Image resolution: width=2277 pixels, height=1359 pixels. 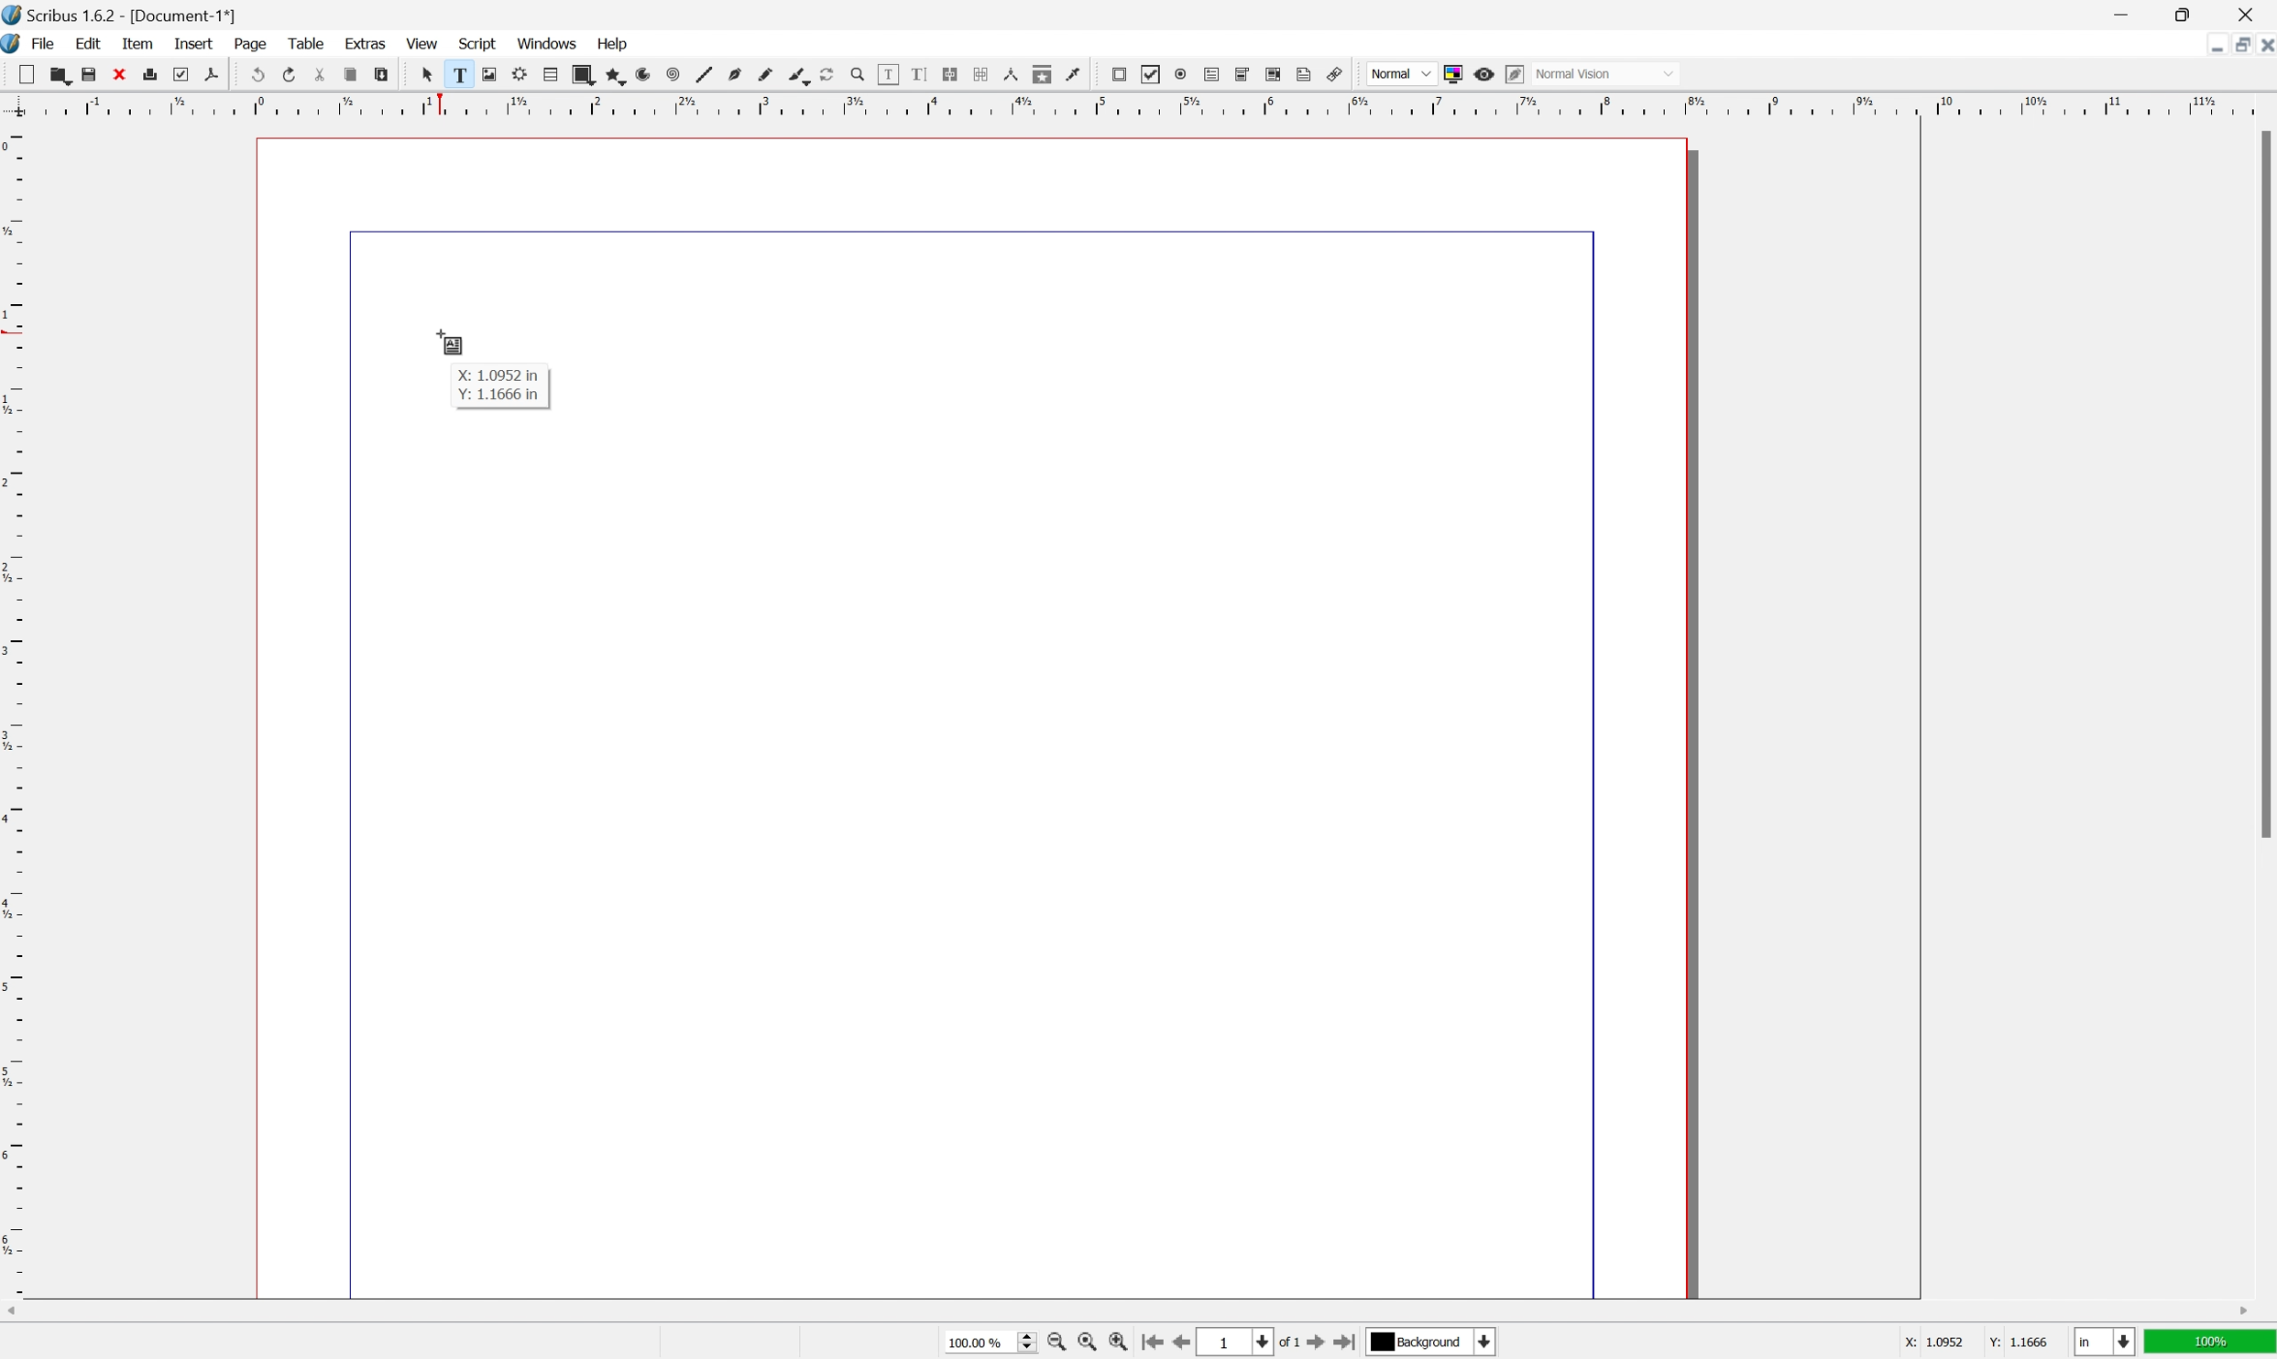 I want to click on text annotation, so click(x=1305, y=74).